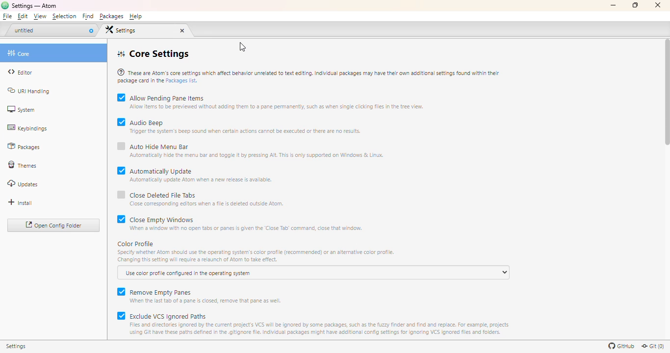 The width and height of the screenshot is (670, 353). What do you see at coordinates (139, 30) in the screenshot?
I see `settings view` at bounding box center [139, 30].